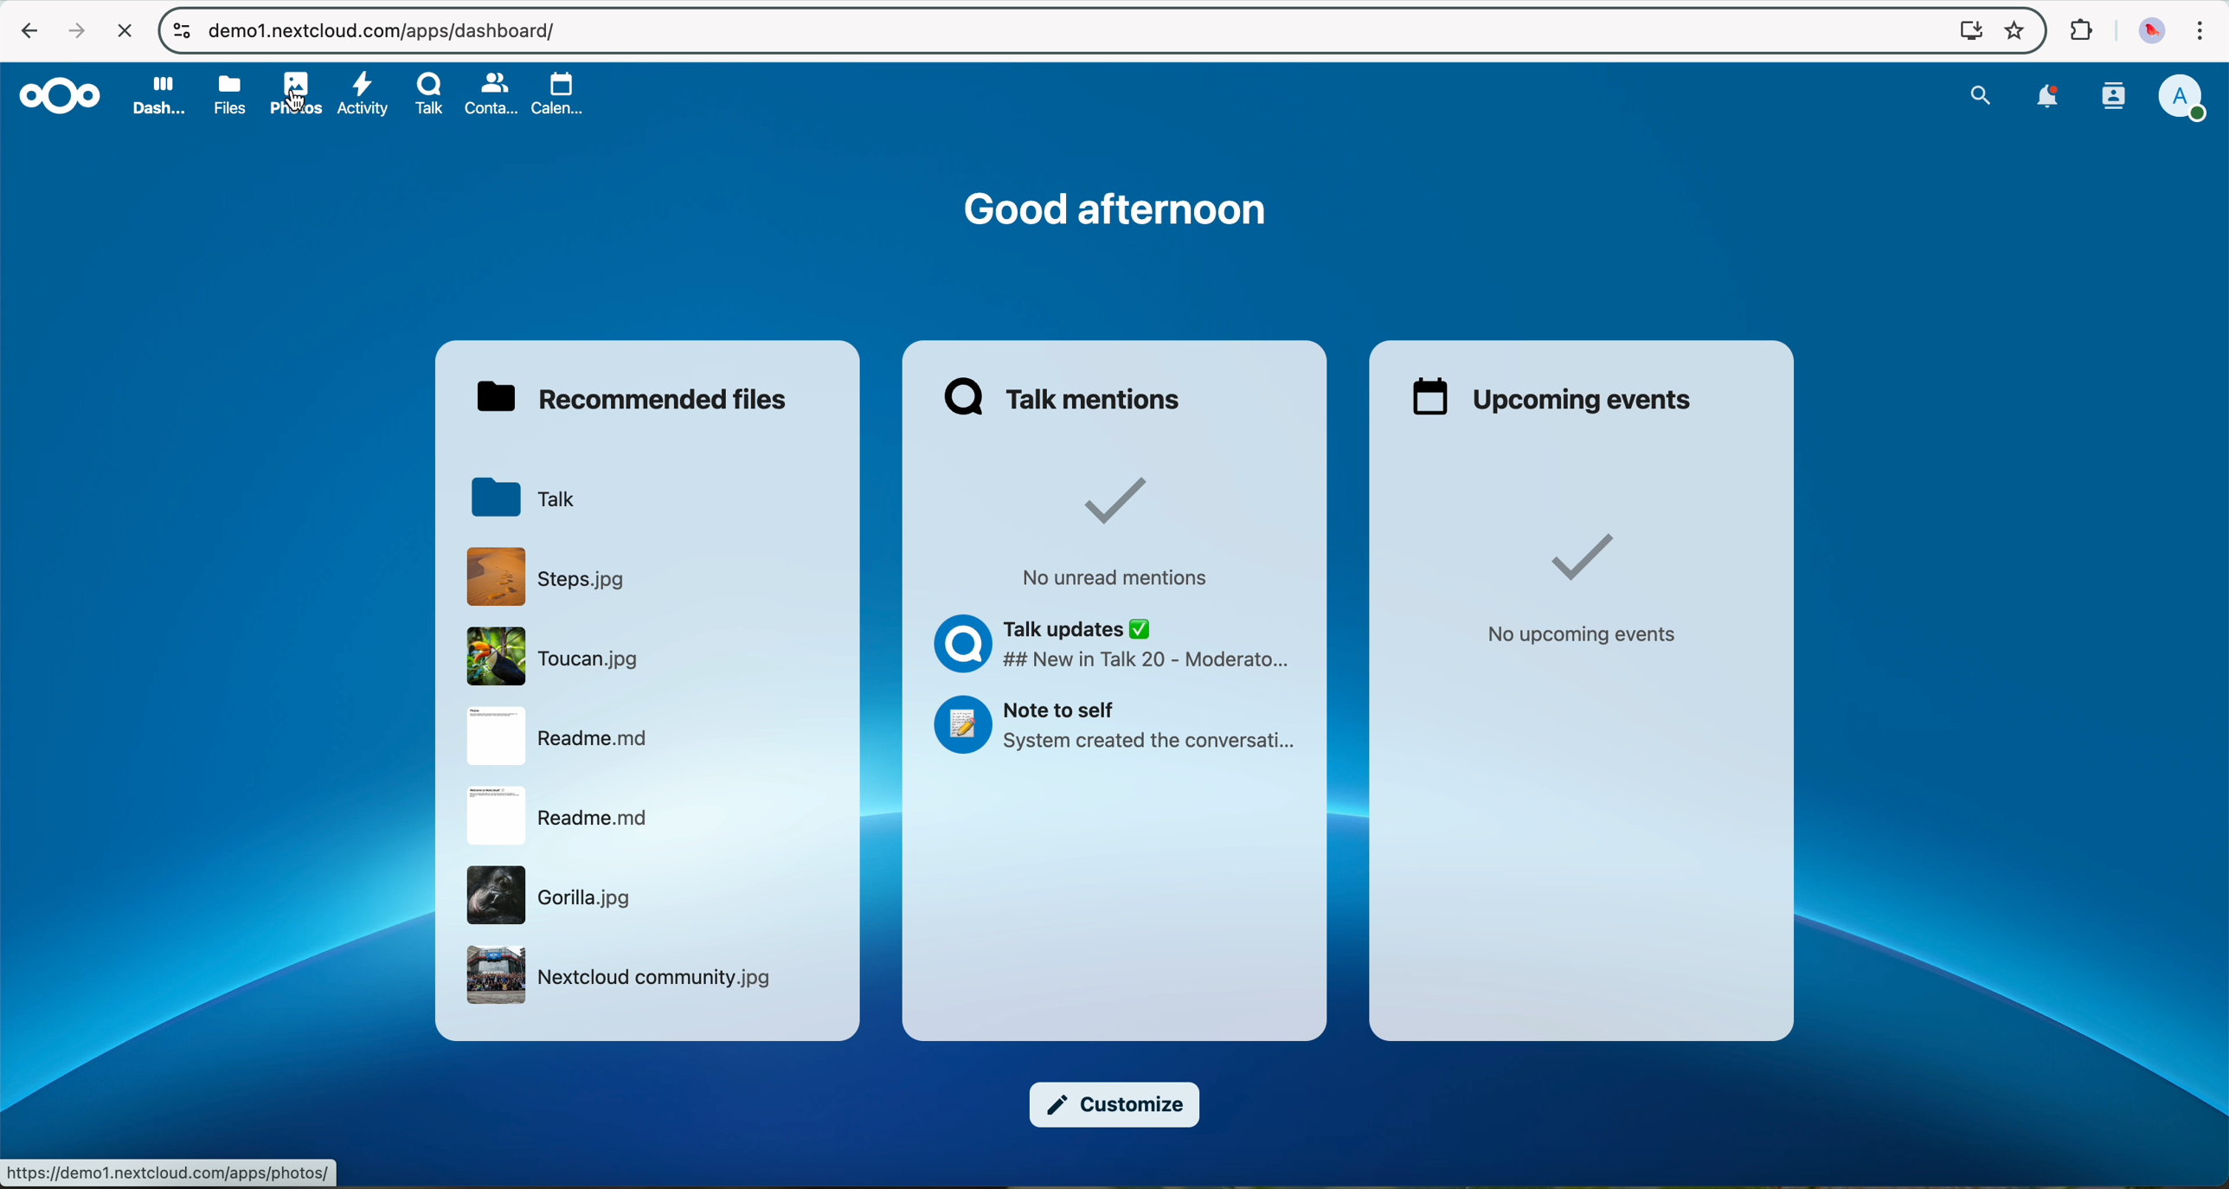 The height and width of the screenshot is (1189, 2229). Describe the element at coordinates (53, 94) in the screenshot. I see `Nextcloud logo` at that location.